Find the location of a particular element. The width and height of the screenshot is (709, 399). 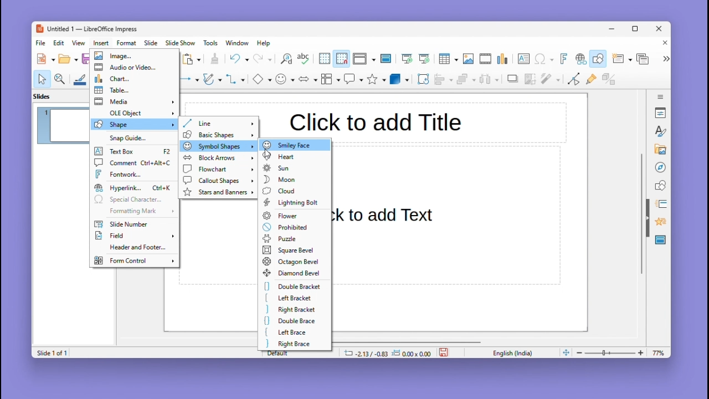

heart is located at coordinates (294, 156).